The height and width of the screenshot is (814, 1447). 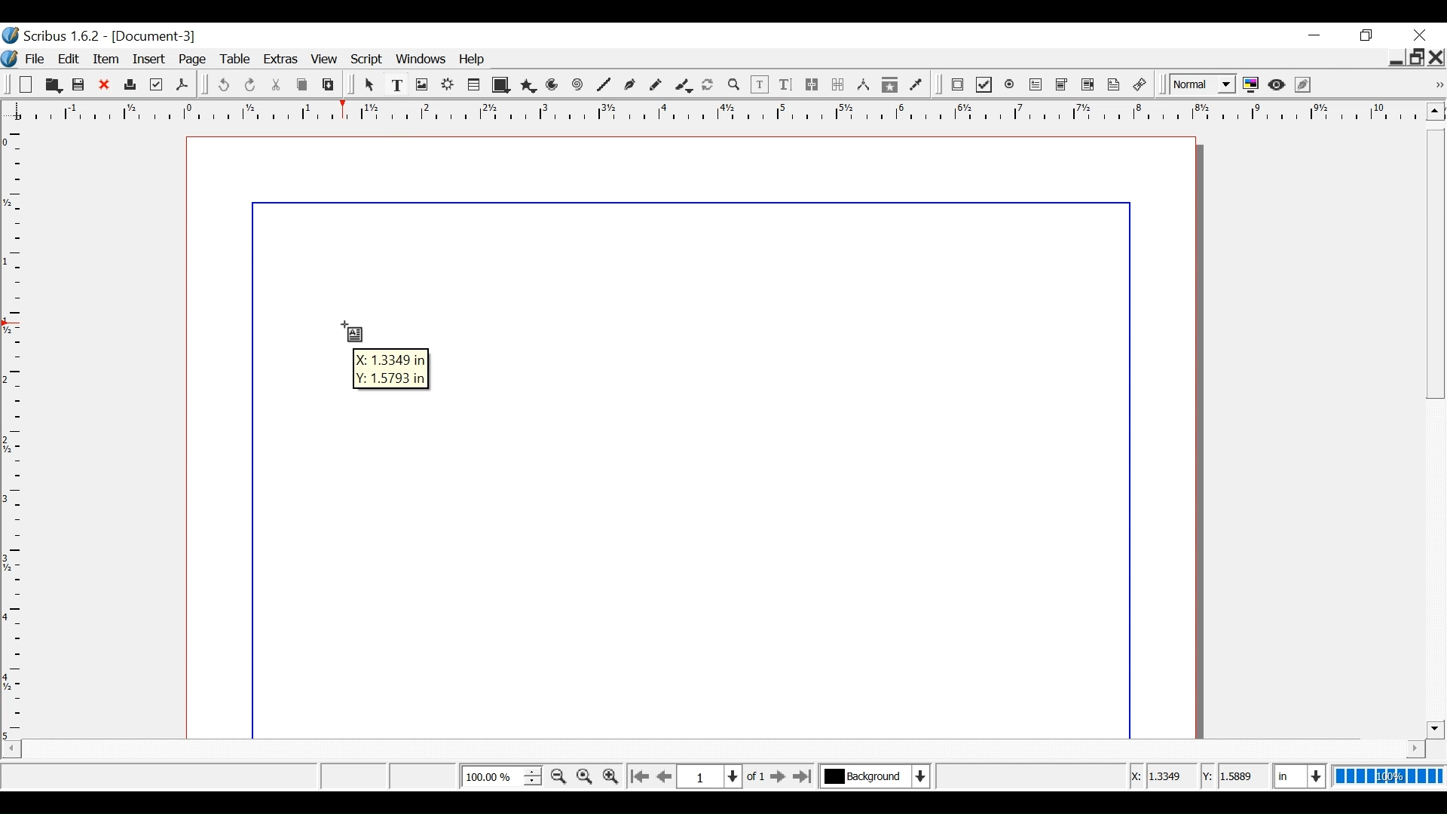 What do you see at coordinates (1386, 776) in the screenshot?
I see `100%` at bounding box center [1386, 776].